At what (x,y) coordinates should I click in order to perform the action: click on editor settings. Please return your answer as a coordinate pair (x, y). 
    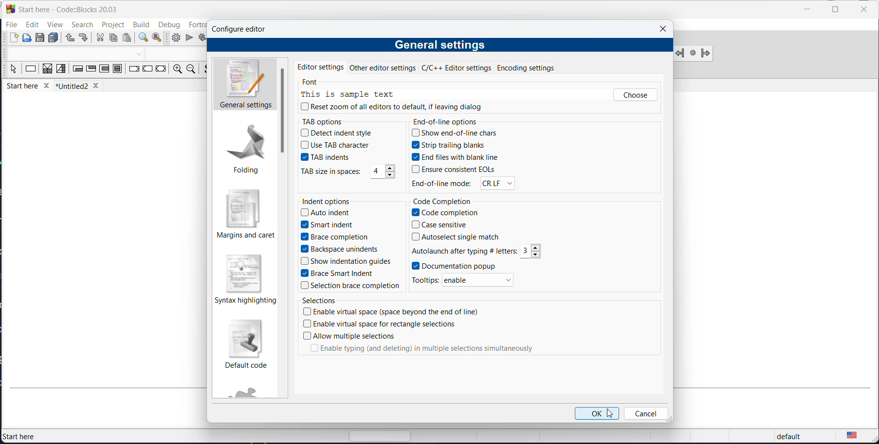
    Looking at the image, I should click on (321, 66).